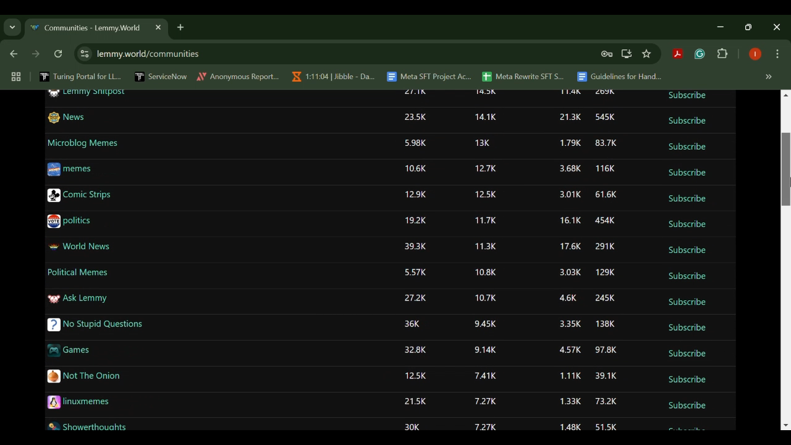  Describe the element at coordinates (78, 247) in the screenshot. I see `World News` at that location.